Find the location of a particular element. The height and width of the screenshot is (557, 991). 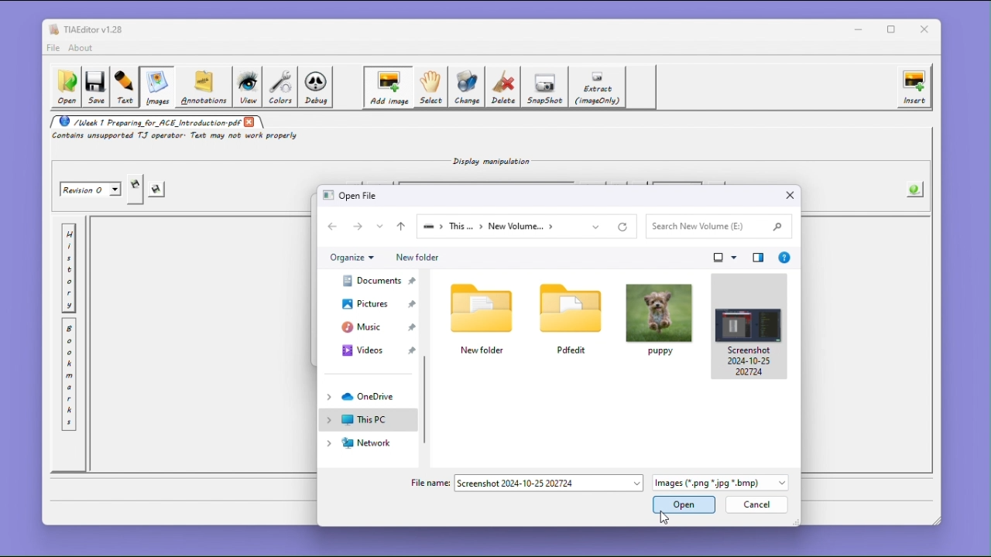

vertical scroll bar is located at coordinates (427, 399).